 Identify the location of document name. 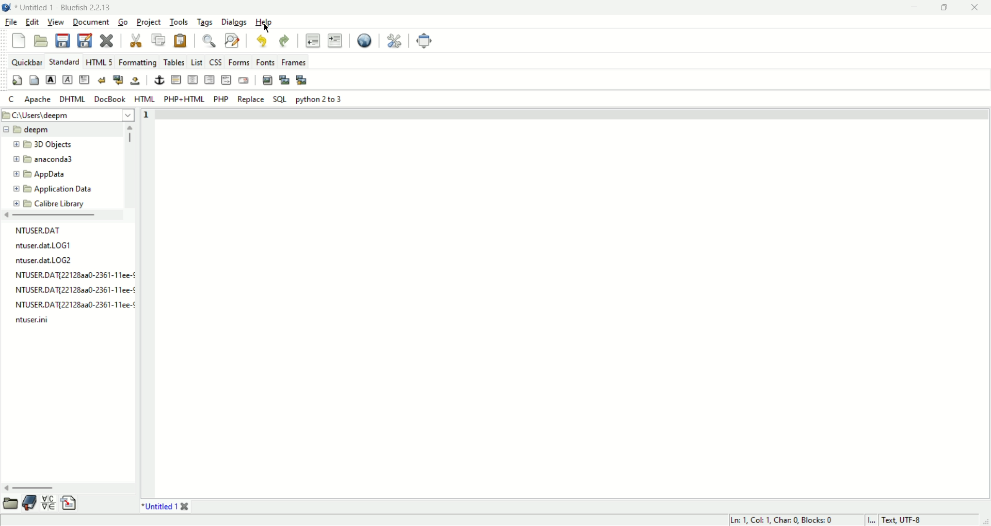
(70, 6).